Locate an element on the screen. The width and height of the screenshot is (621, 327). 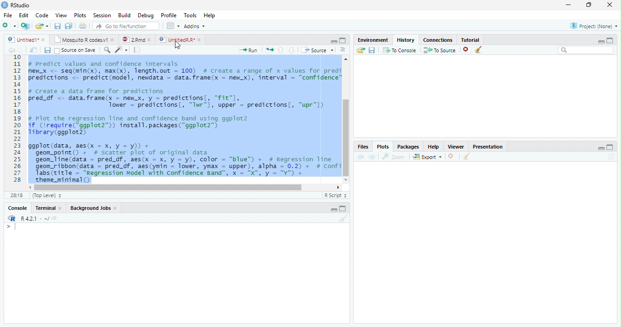
Maximize is located at coordinates (344, 40).